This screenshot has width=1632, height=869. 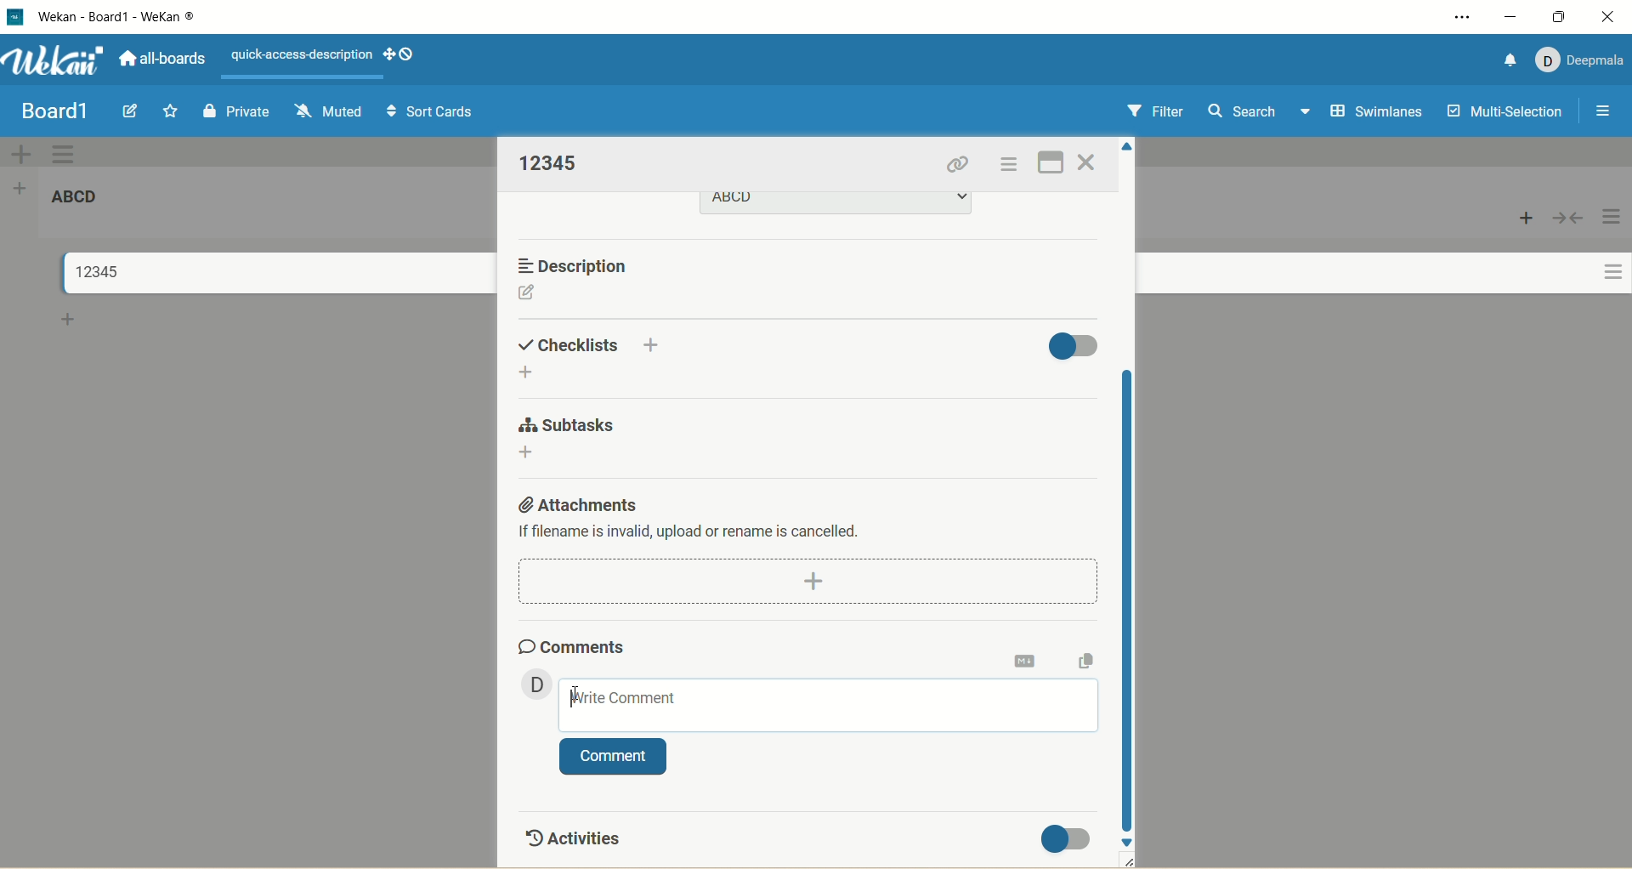 What do you see at coordinates (1087, 660) in the screenshot?
I see `copy` at bounding box center [1087, 660].